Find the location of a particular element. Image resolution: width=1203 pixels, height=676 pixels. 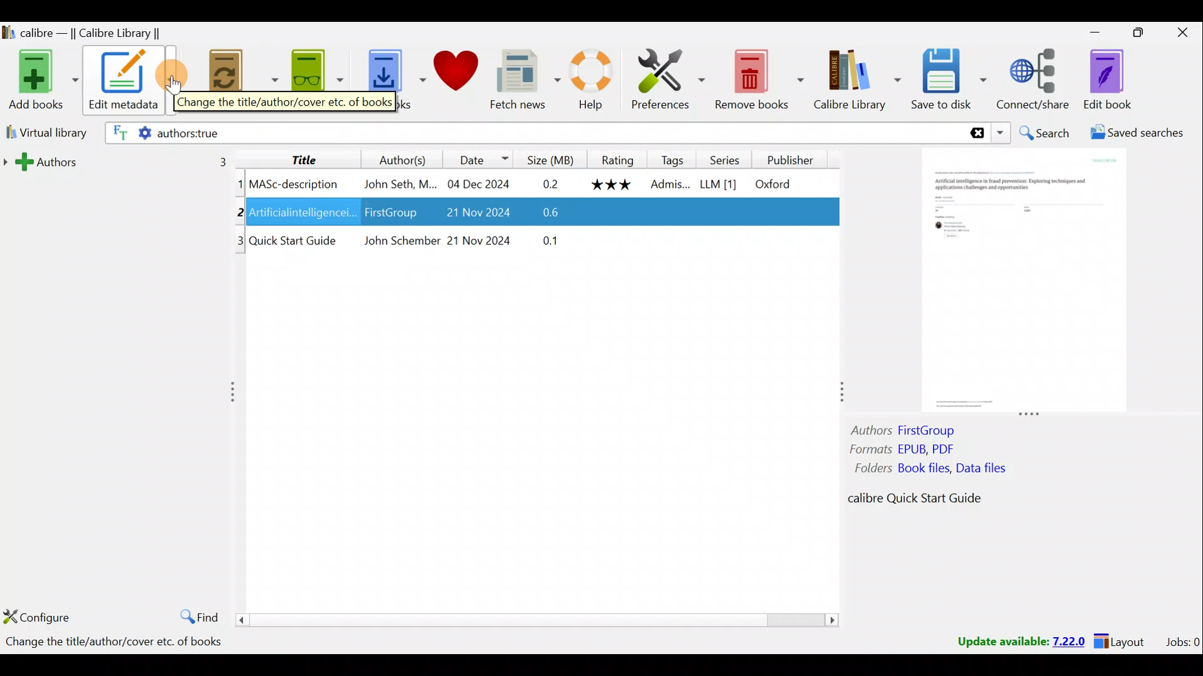

Remove books is located at coordinates (758, 80).